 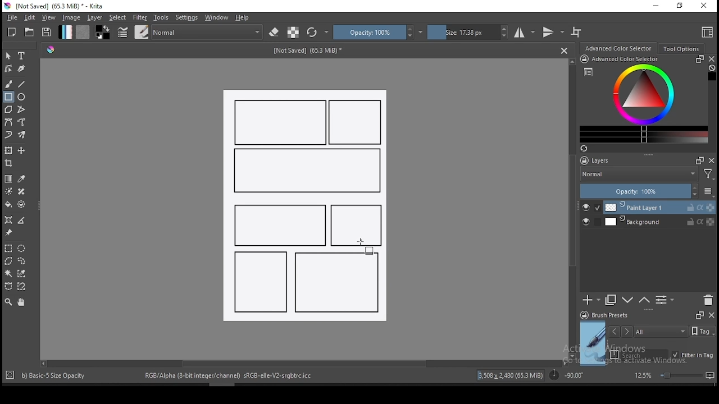 I want to click on layer, so click(x=659, y=222).